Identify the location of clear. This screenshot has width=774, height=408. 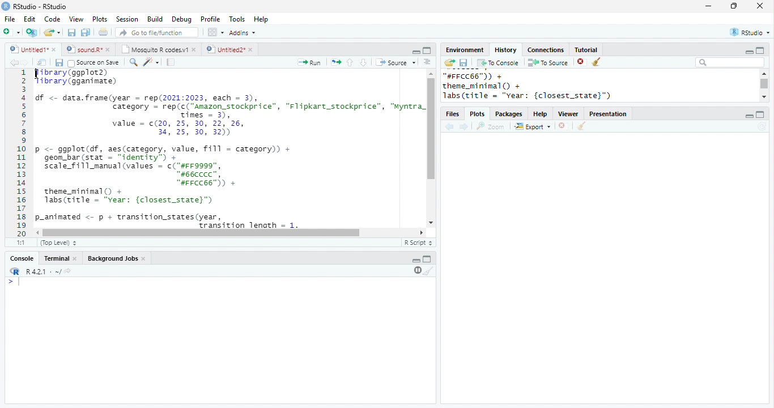
(582, 126).